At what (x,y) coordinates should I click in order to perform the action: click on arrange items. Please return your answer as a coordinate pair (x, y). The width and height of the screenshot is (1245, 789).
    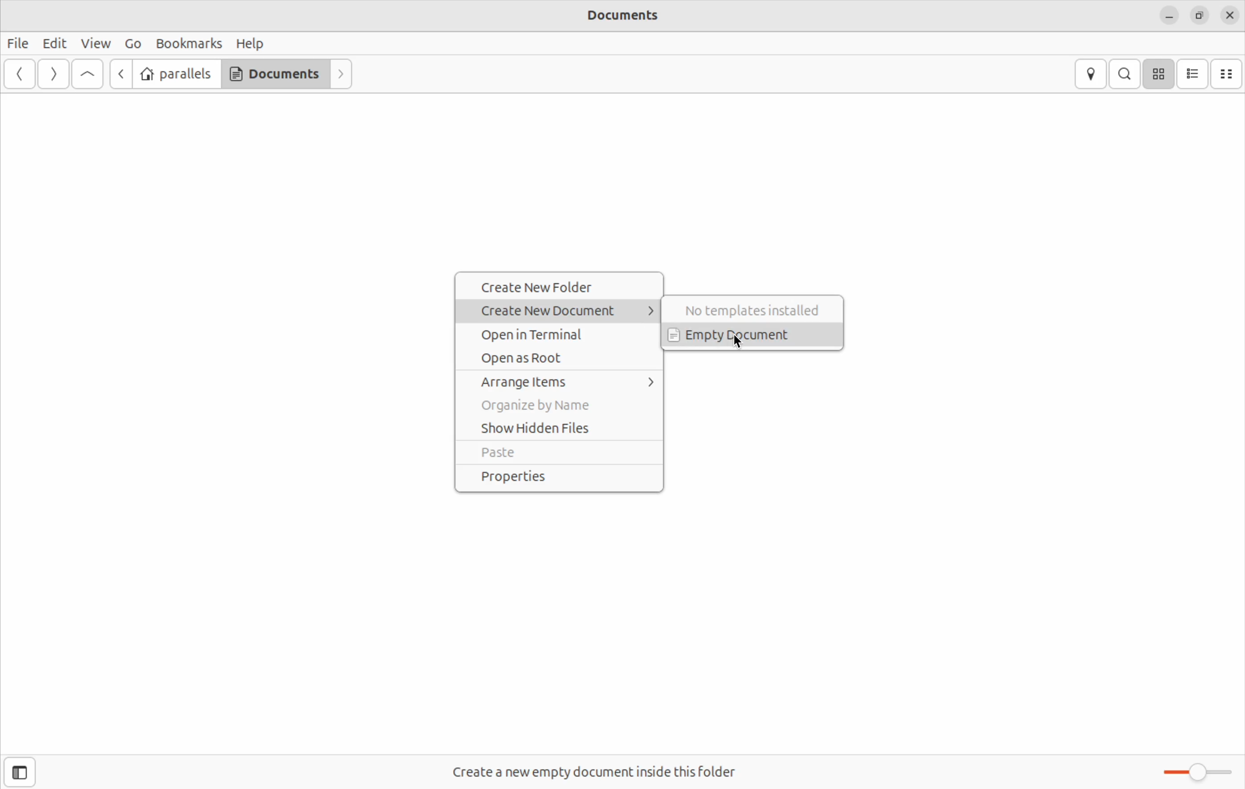
    Looking at the image, I should click on (565, 382).